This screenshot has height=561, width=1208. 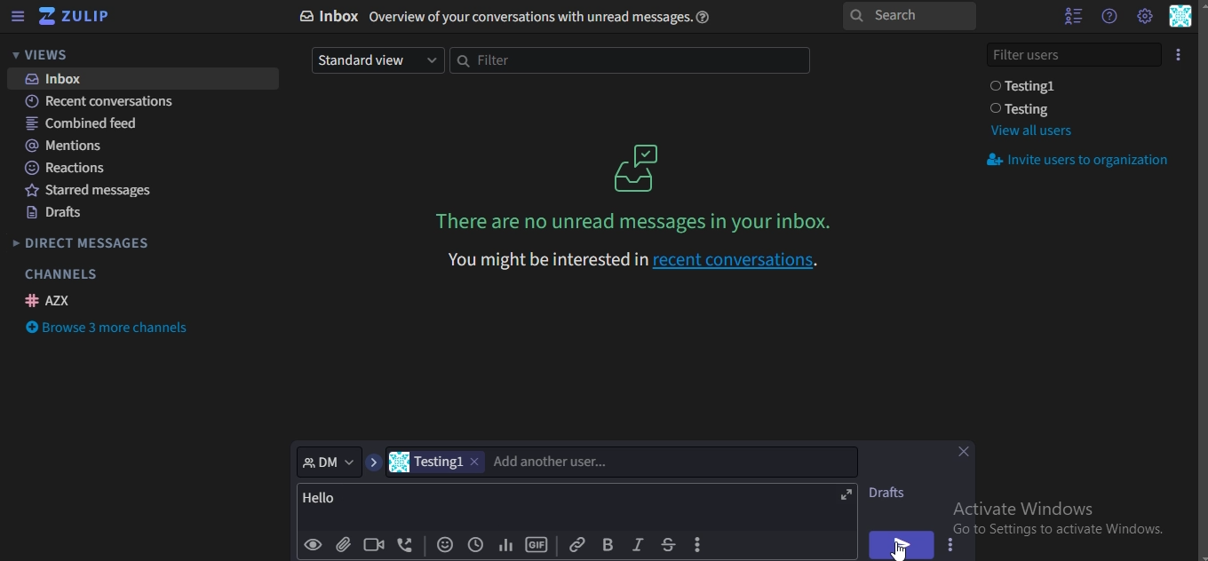 What do you see at coordinates (1024, 109) in the screenshot?
I see `testing` at bounding box center [1024, 109].